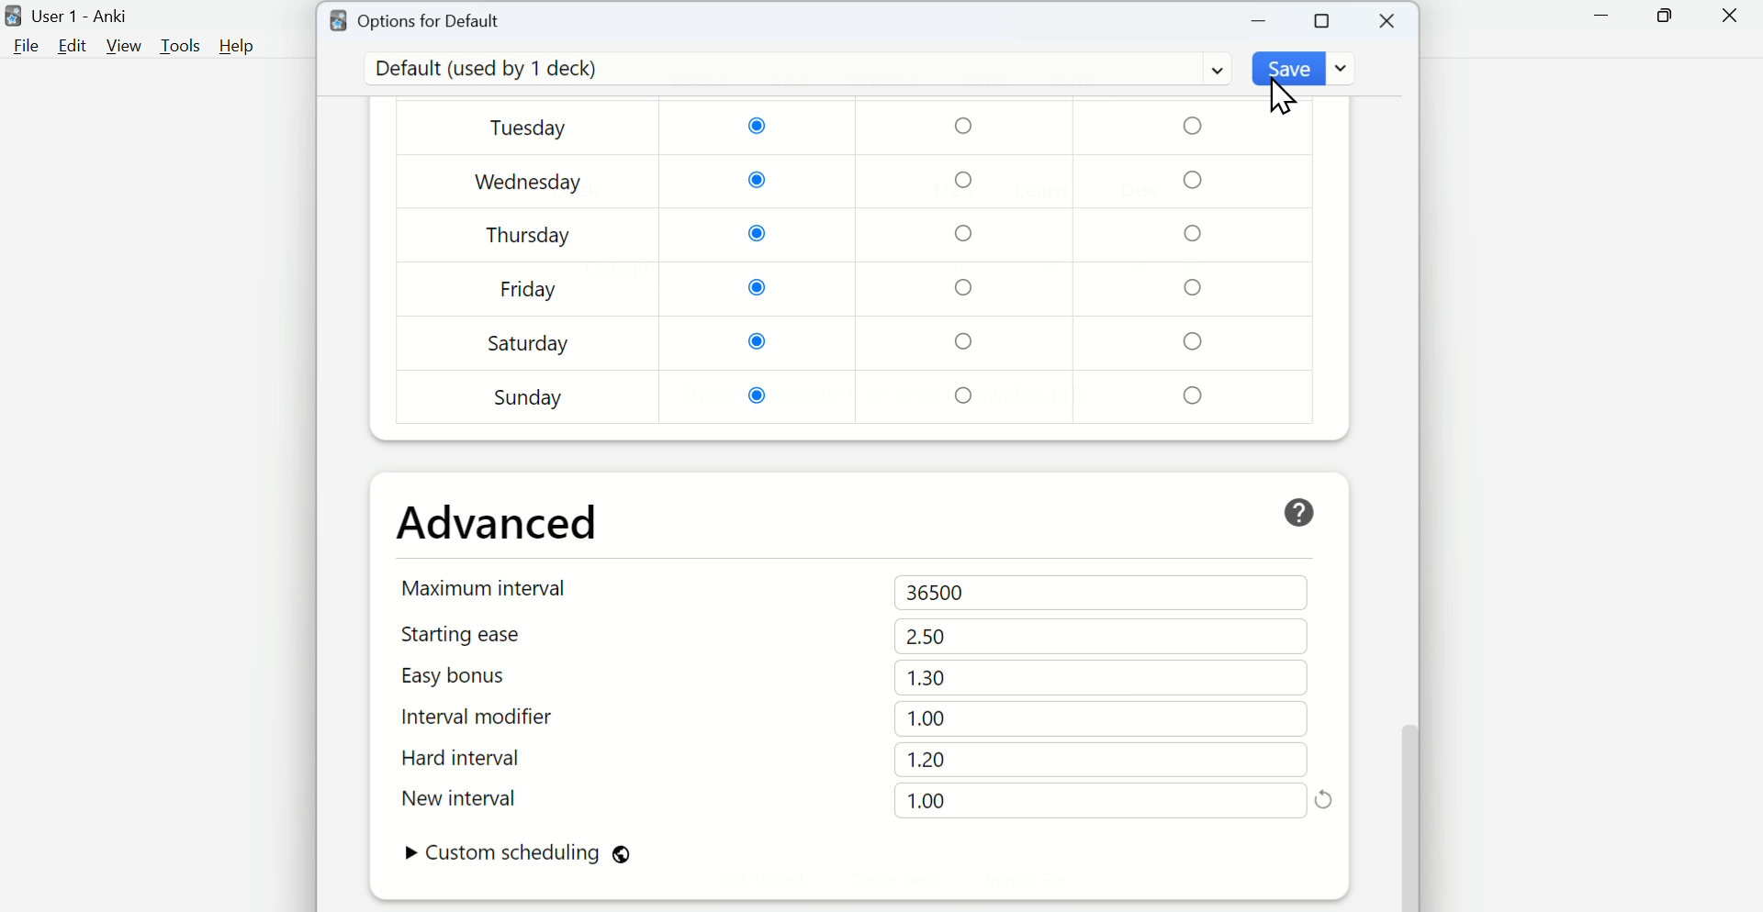 The image size is (1763, 912). I want to click on Thursday, so click(529, 235).